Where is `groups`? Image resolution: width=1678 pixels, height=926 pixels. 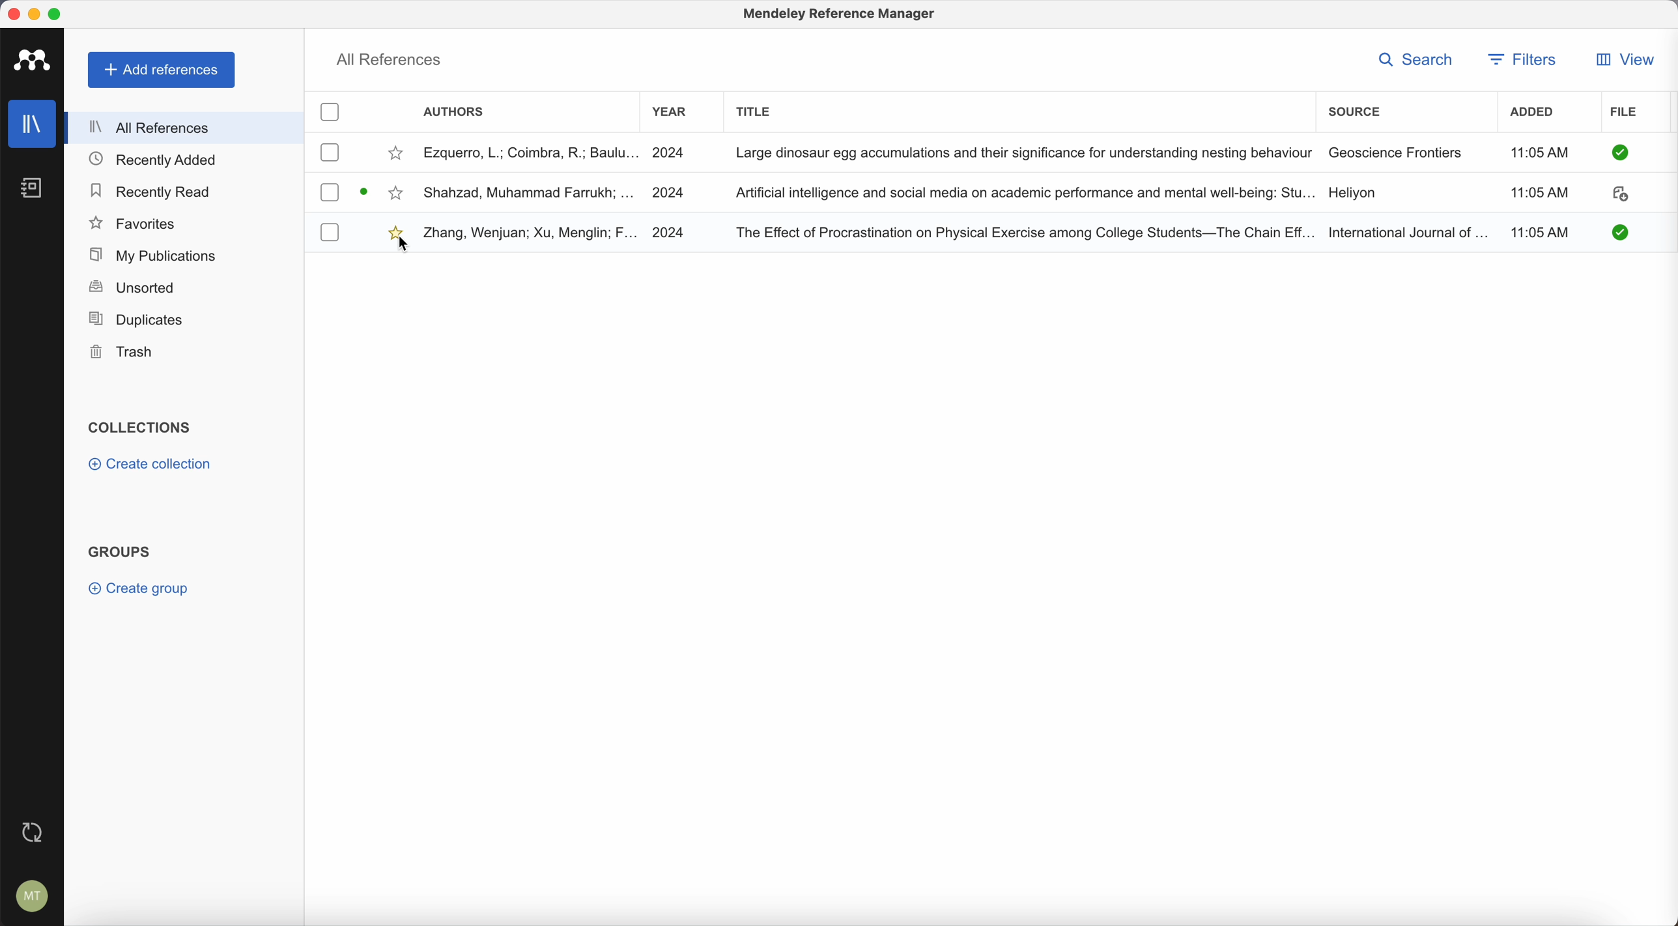 groups is located at coordinates (120, 550).